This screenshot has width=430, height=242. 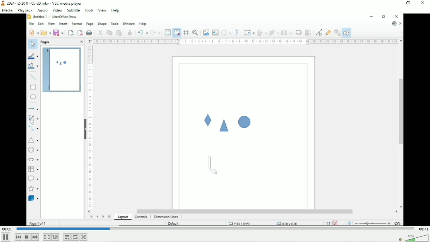 What do you see at coordinates (115, 10) in the screenshot?
I see `Help` at bounding box center [115, 10].